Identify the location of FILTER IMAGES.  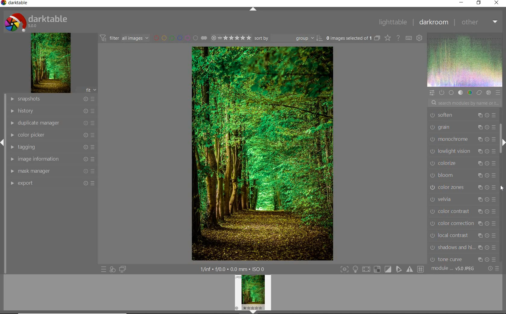
(124, 38).